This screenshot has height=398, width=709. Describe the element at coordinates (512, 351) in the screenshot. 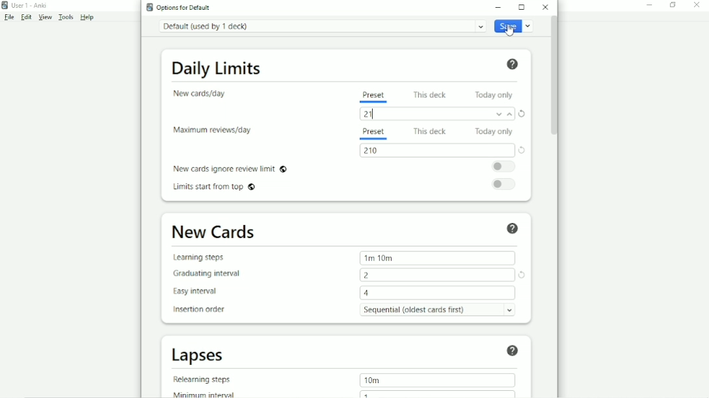

I see `Help` at that location.